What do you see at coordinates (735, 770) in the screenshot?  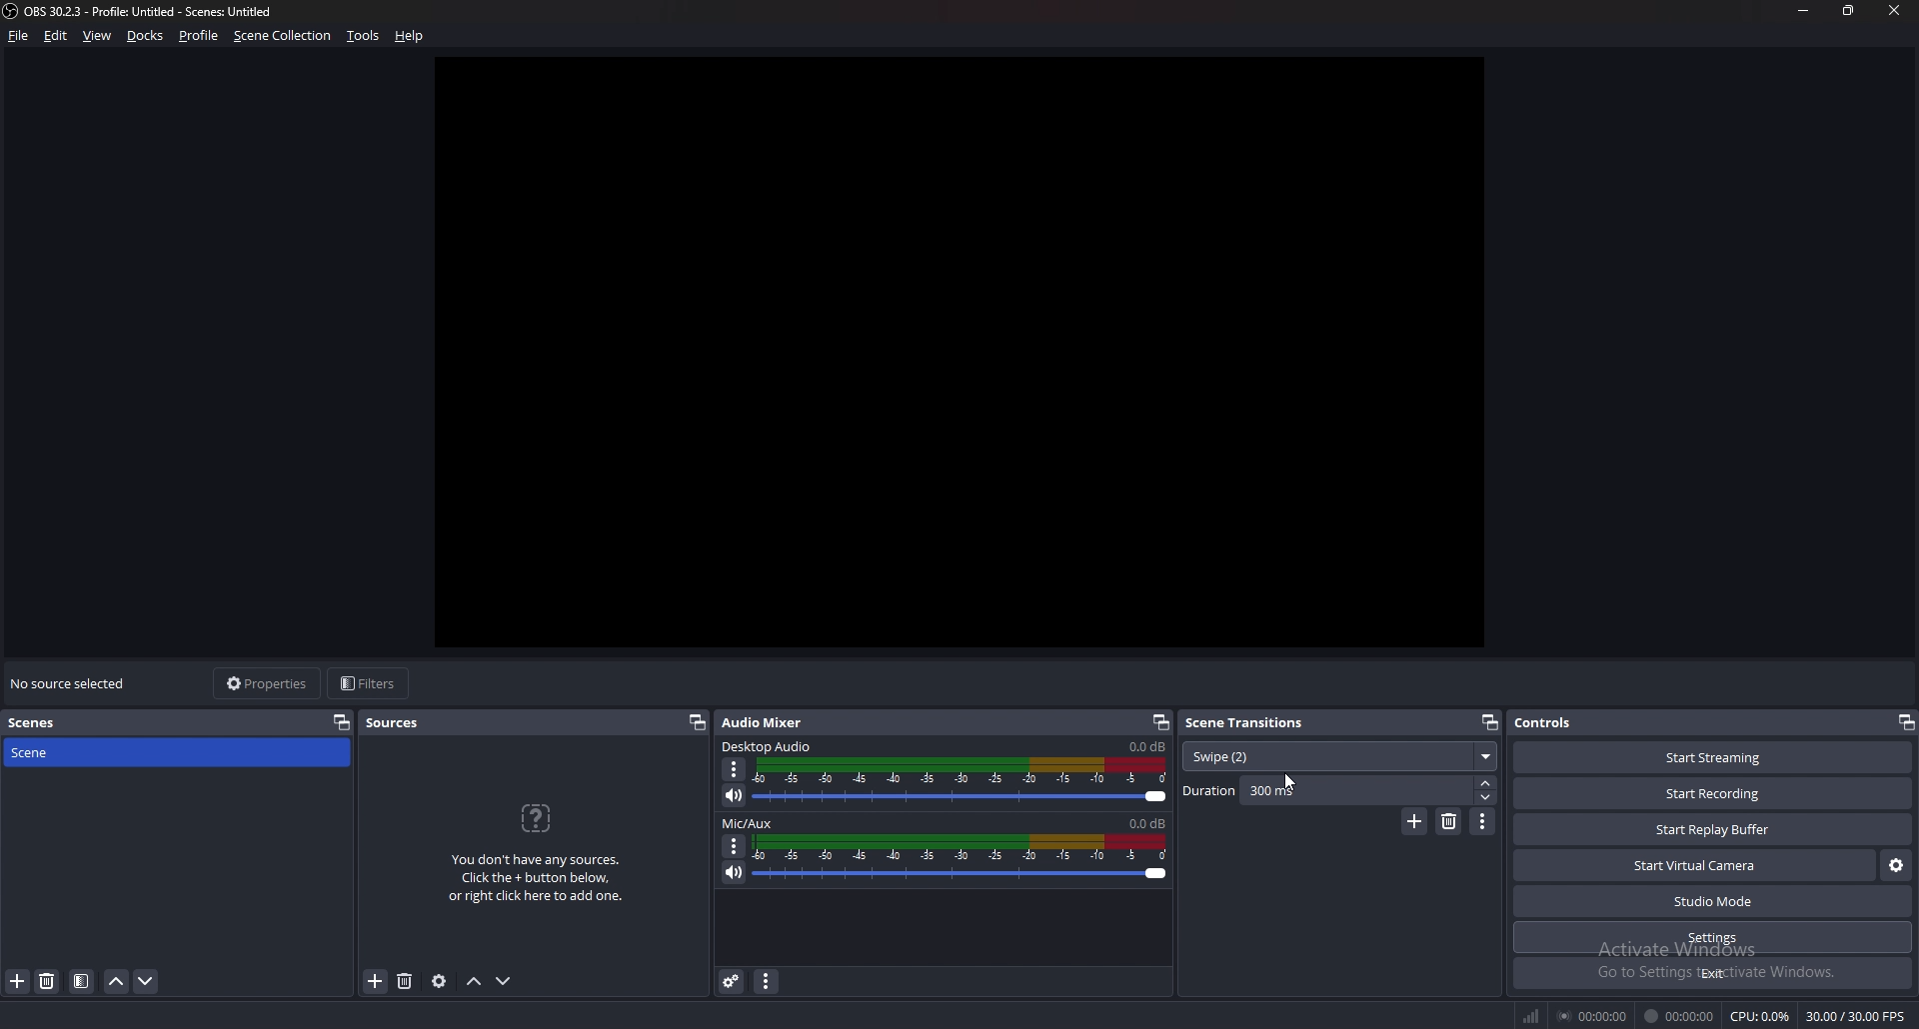 I see `options` at bounding box center [735, 770].